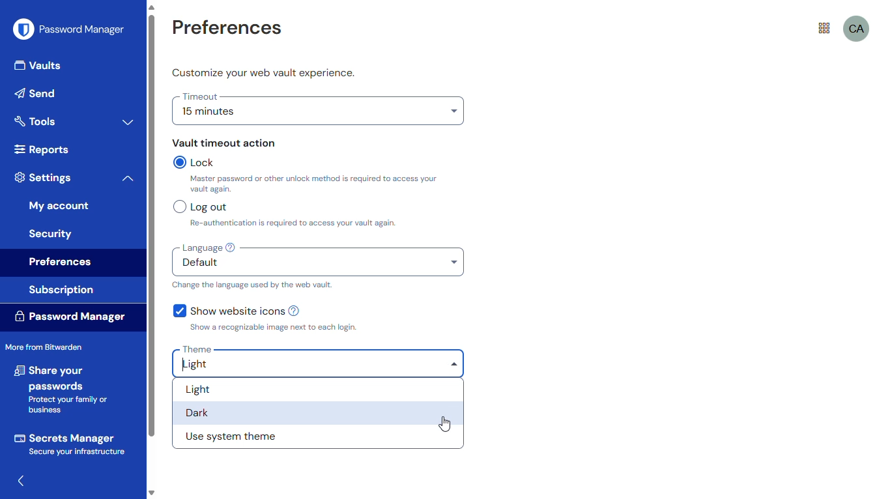 The image size is (890, 499). What do you see at coordinates (319, 365) in the screenshot?
I see `light` at bounding box center [319, 365].